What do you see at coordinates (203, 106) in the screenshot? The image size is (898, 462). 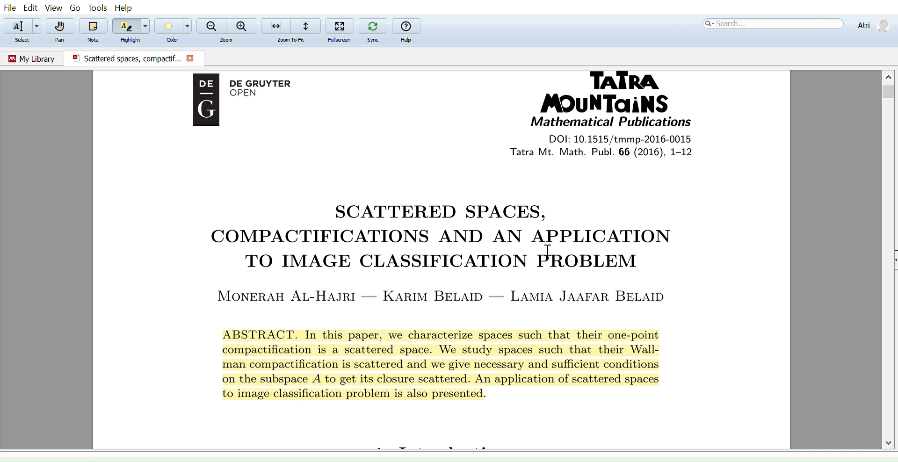 I see `Logo` at bounding box center [203, 106].